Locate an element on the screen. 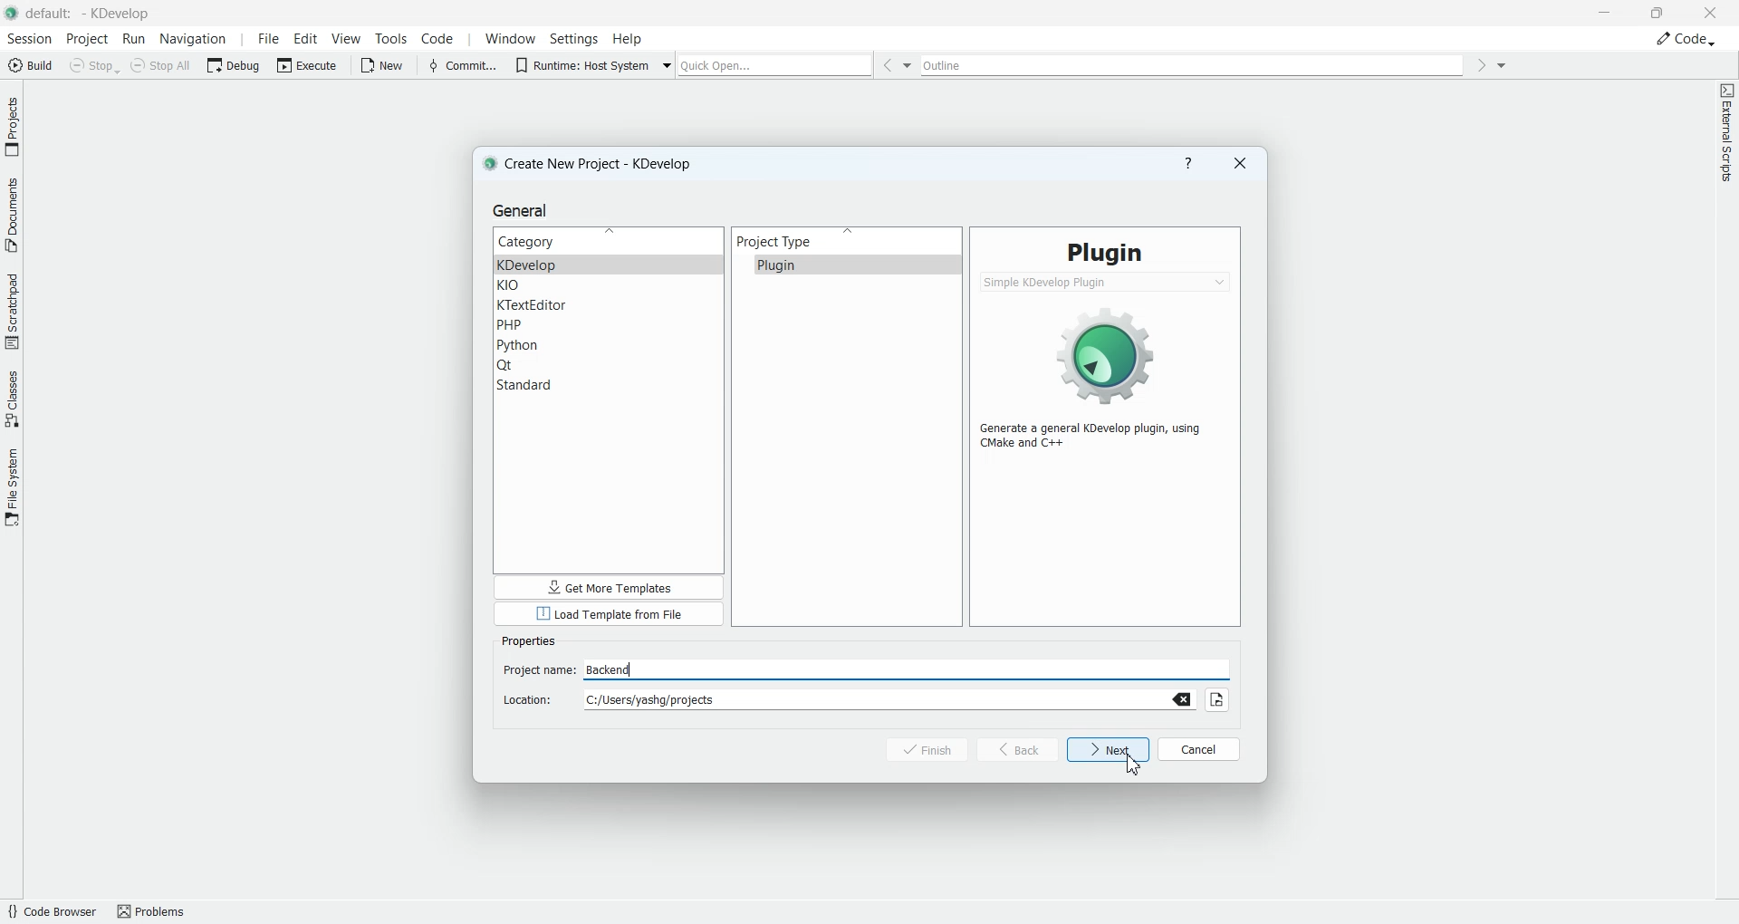  Text is located at coordinates (819, 636).